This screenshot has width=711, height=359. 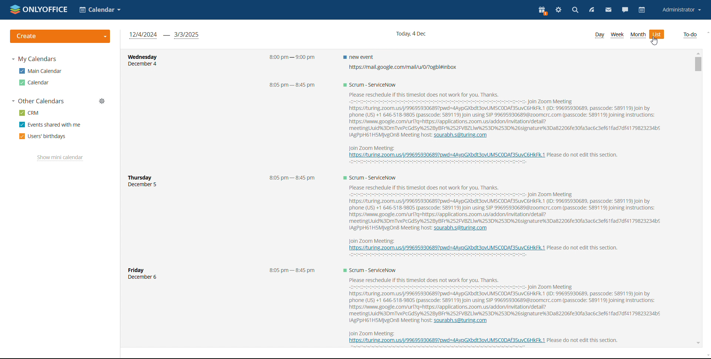 I want to click on show mini calendar, so click(x=60, y=158).